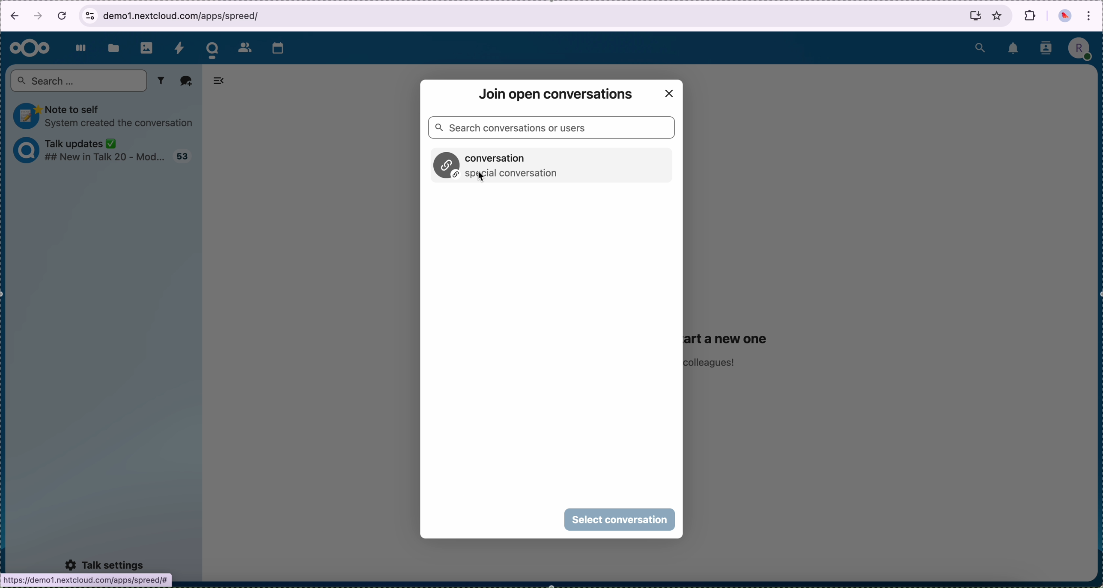 The width and height of the screenshot is (1103, 588). I want to click on talk updates, so click(86, 150).